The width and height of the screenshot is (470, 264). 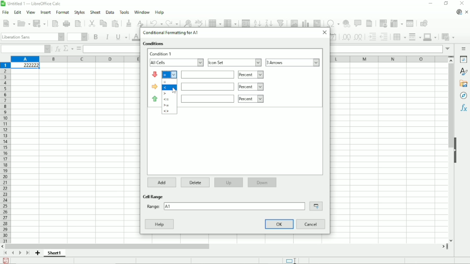 What do you see at coordinates (6, 261) in the screenshot?
I see `save` at bounding box center [6, 261].